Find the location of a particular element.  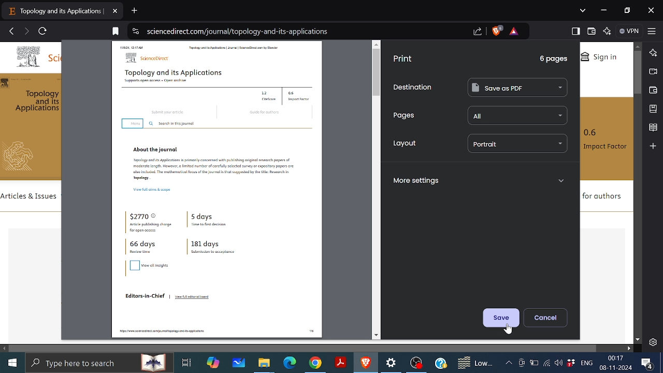

Wallet is located at coordinates (653, 90).